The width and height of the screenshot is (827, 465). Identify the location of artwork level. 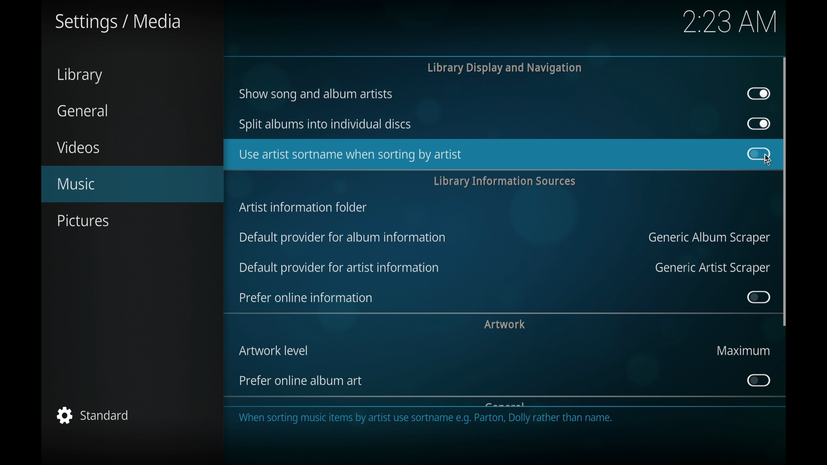
(274, 350).